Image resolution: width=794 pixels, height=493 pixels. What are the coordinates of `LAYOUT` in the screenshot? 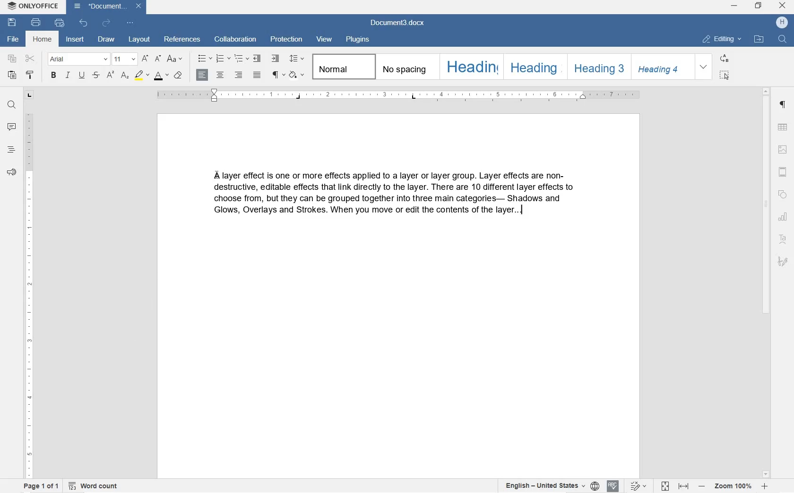 It's located at (139, 40).